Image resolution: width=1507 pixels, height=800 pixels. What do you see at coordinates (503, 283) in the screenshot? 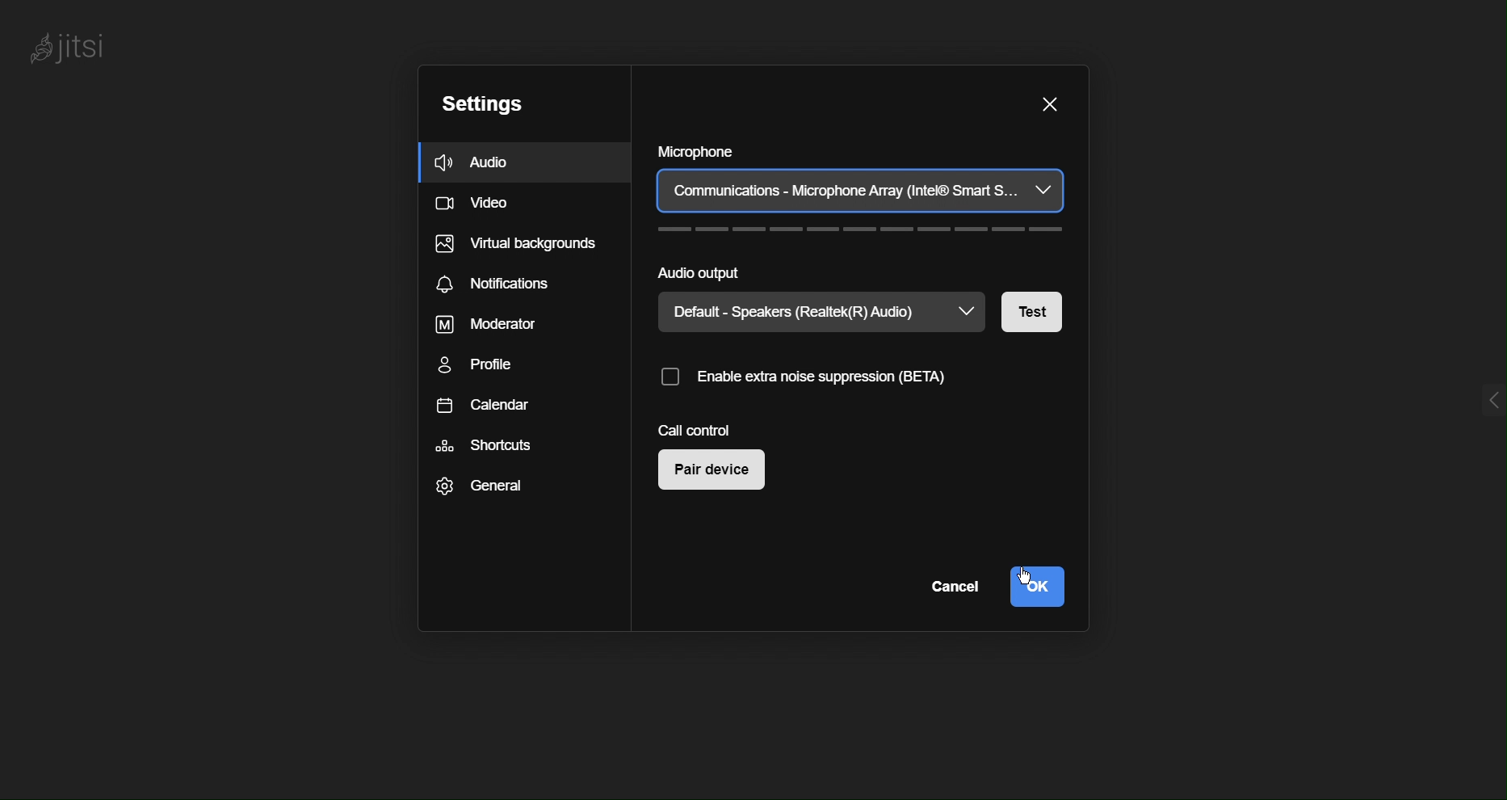
I see `Notifications` at bounding box center [503, 283].